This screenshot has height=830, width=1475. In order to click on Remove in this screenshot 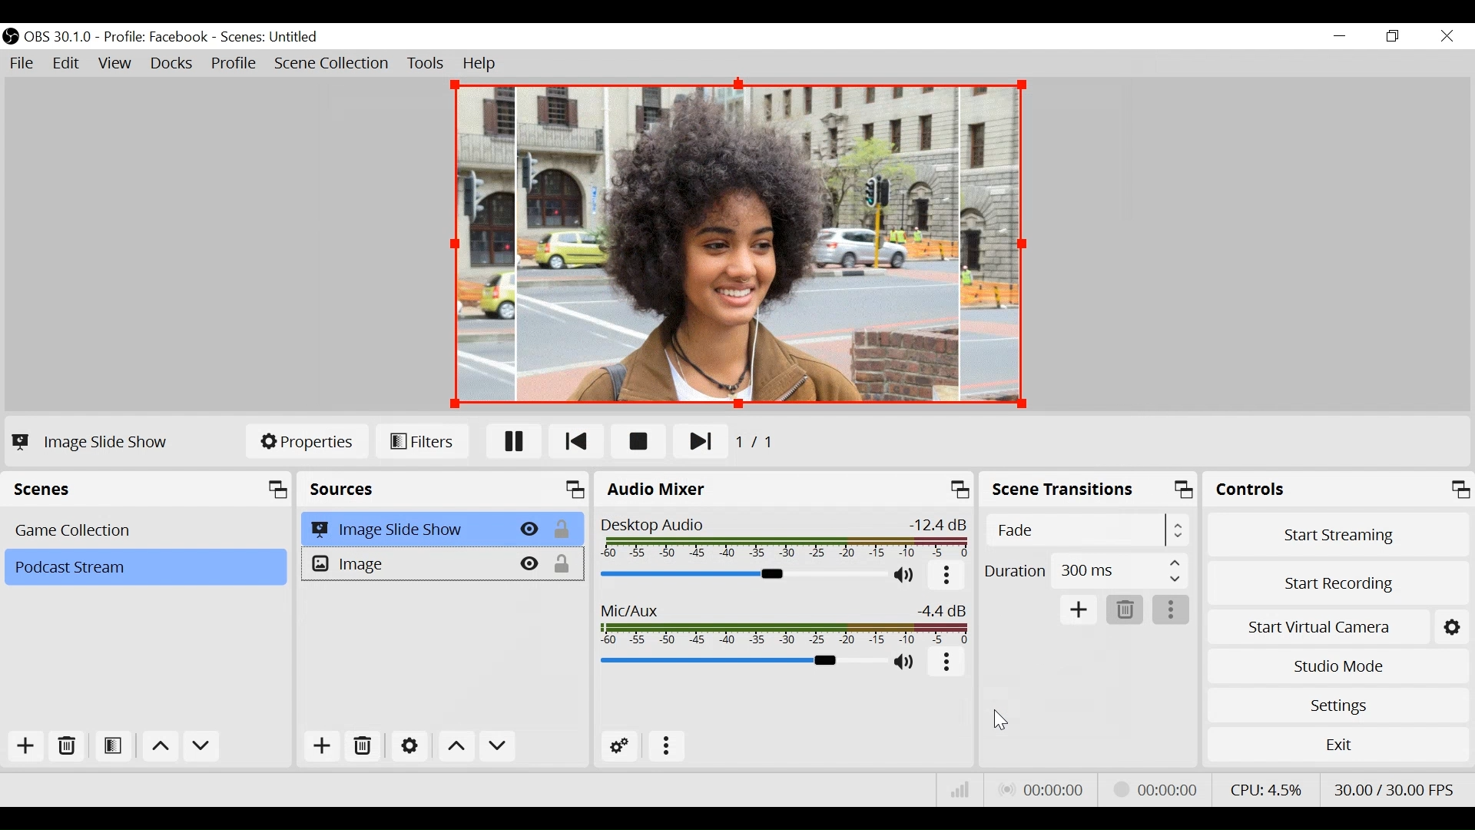, I will do `click(68, 747)`.